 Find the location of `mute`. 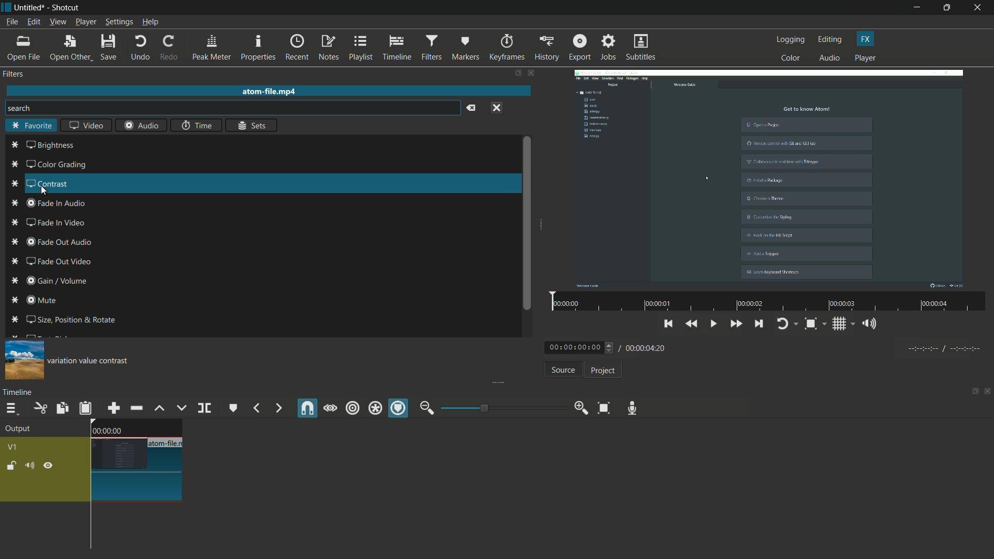

mute is located at coordinates (32, 466).